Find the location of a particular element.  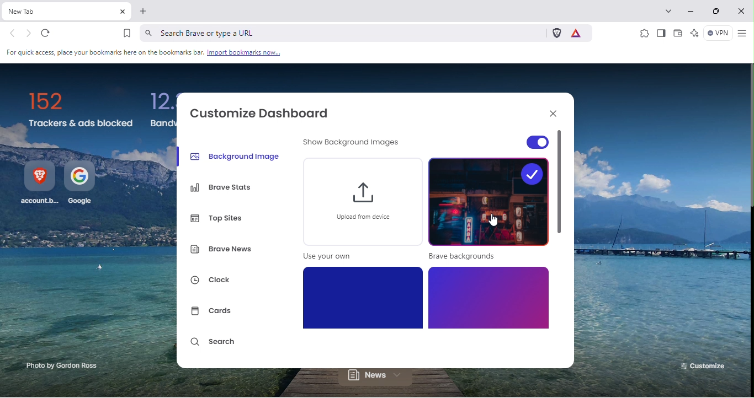

Leo AI is located at coordinates (694, 34).